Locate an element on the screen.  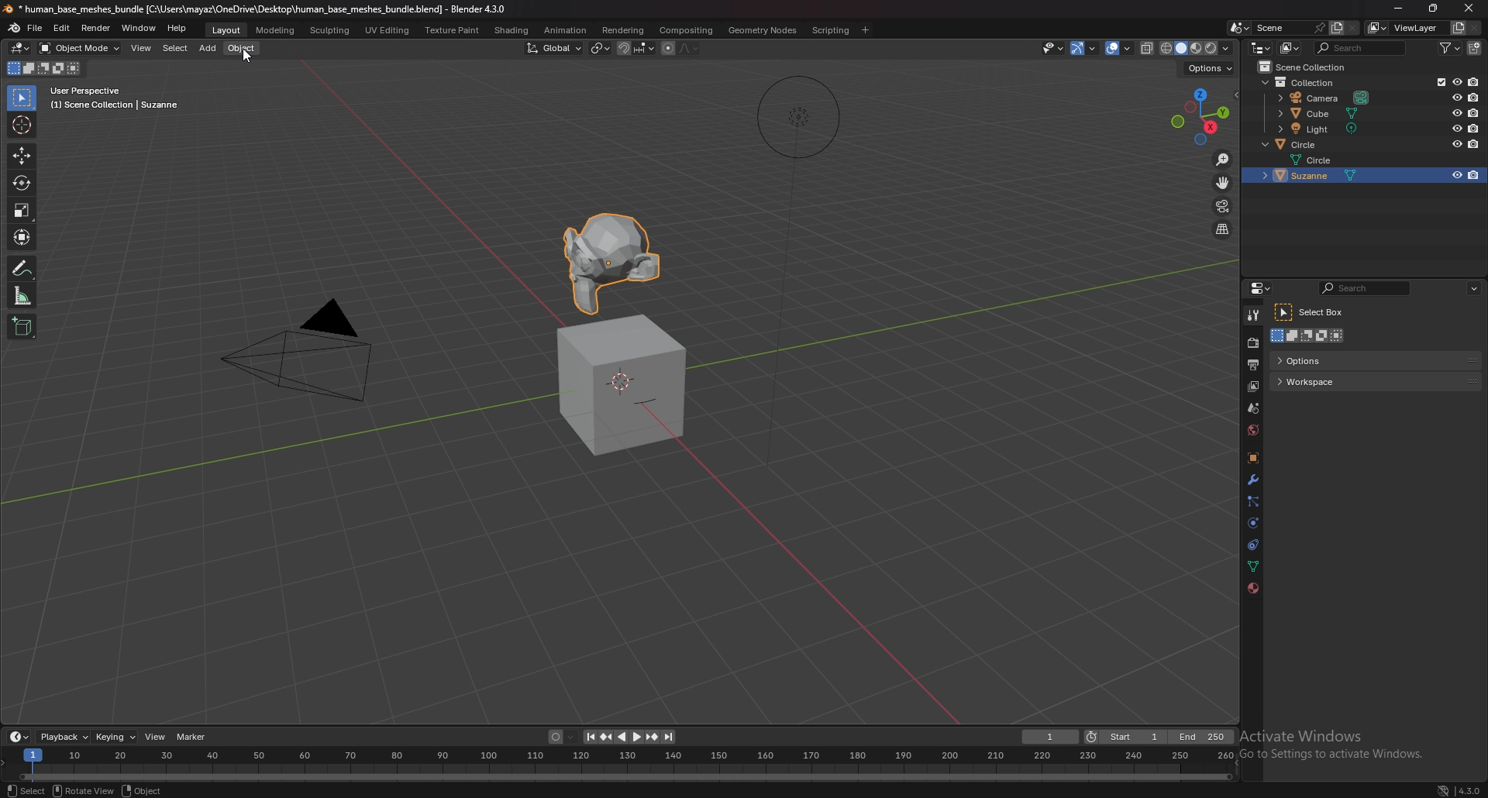
jump to keyframe is located at coordinates (651, 737).